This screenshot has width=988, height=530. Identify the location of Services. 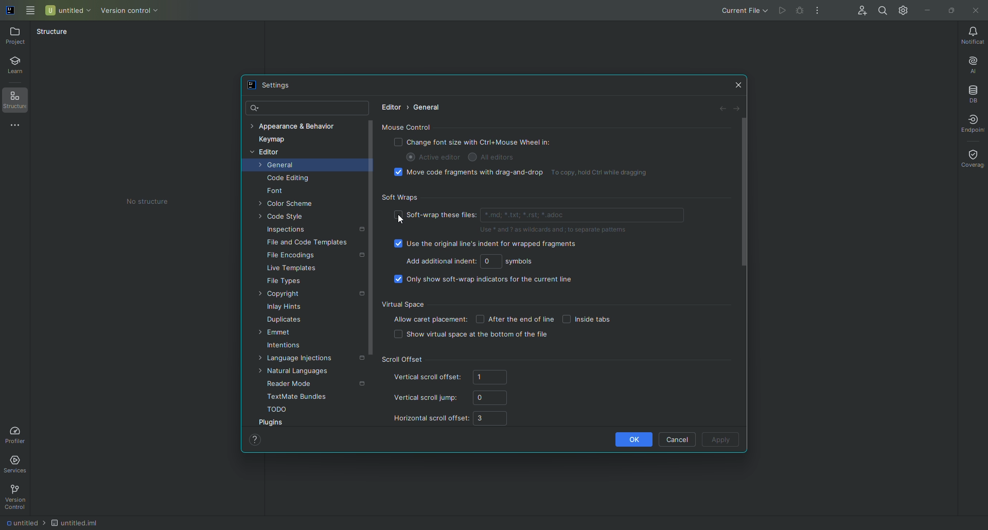
(21, 462).